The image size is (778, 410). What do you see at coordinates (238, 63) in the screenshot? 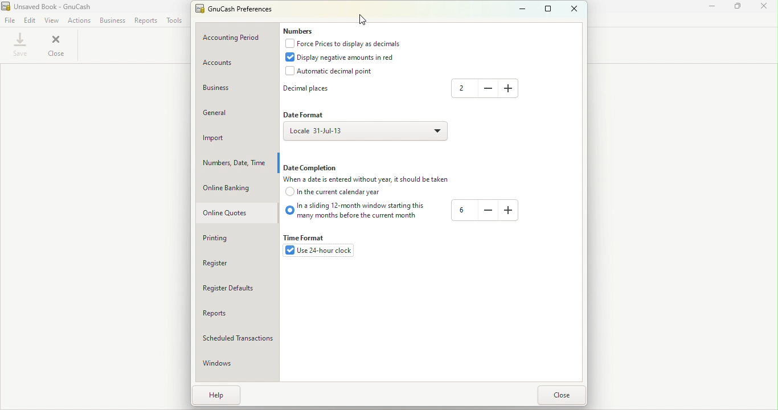
I see `Account` at bounding box center [238, 63].